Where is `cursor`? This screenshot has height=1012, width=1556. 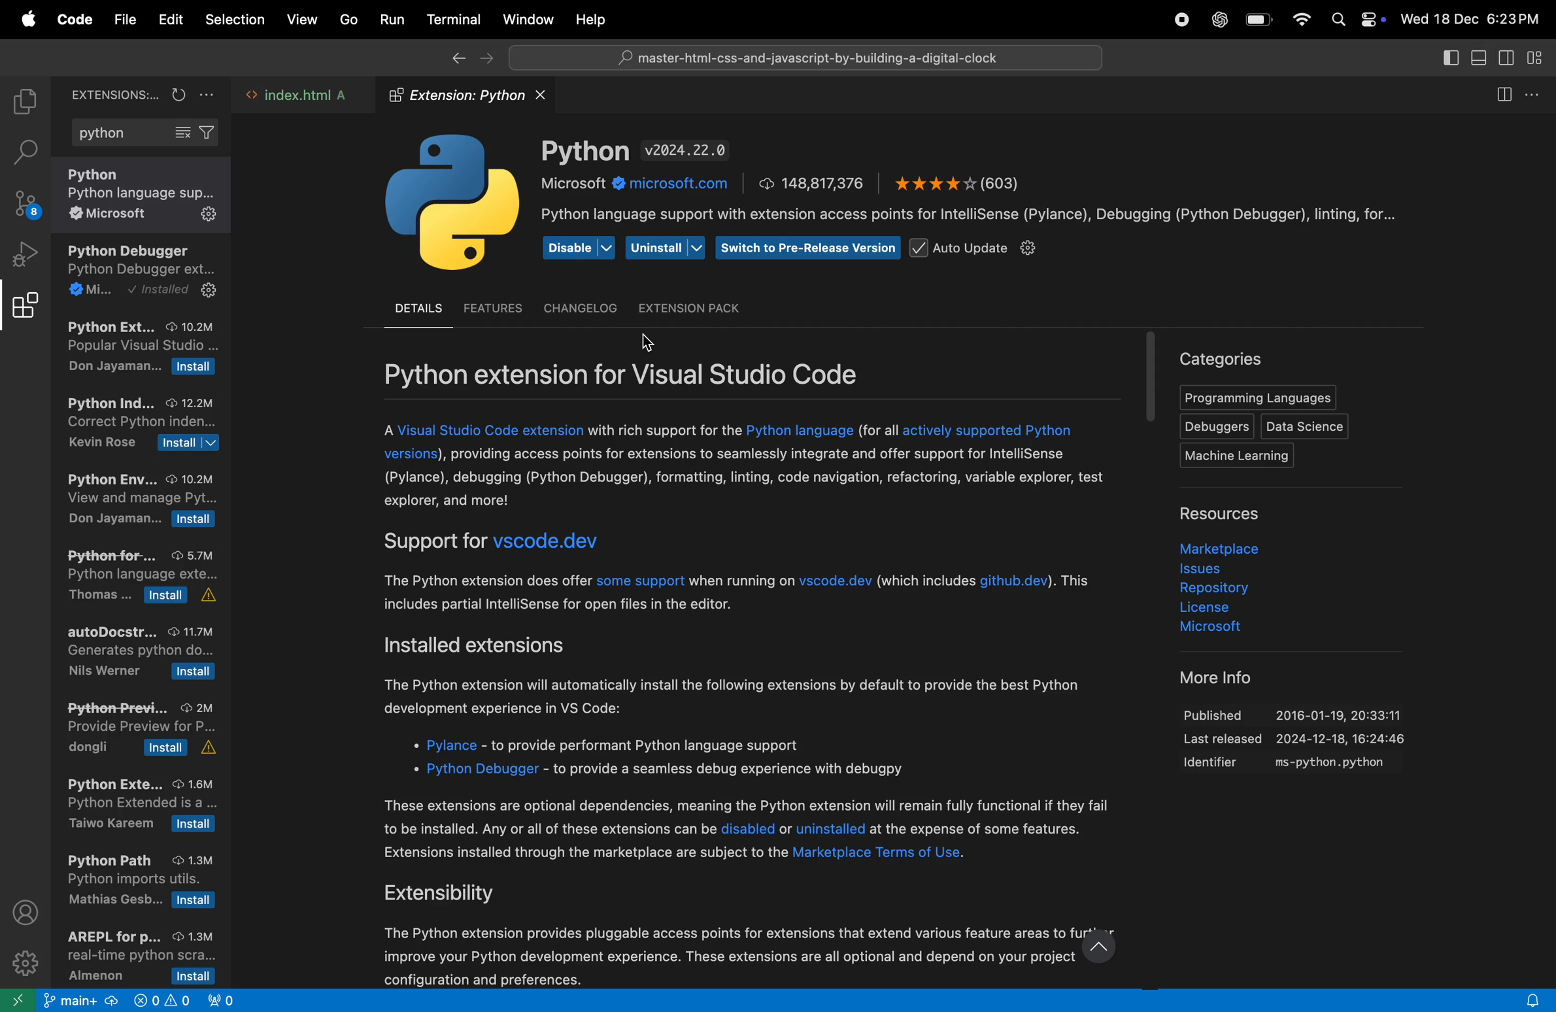
cursor is located at coordinates (650, 343).